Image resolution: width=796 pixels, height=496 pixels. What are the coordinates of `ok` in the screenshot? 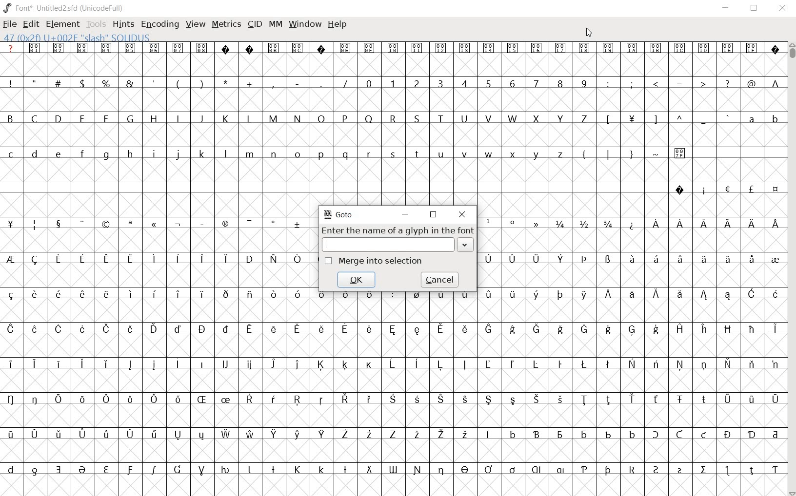 It's located at (356, 280).